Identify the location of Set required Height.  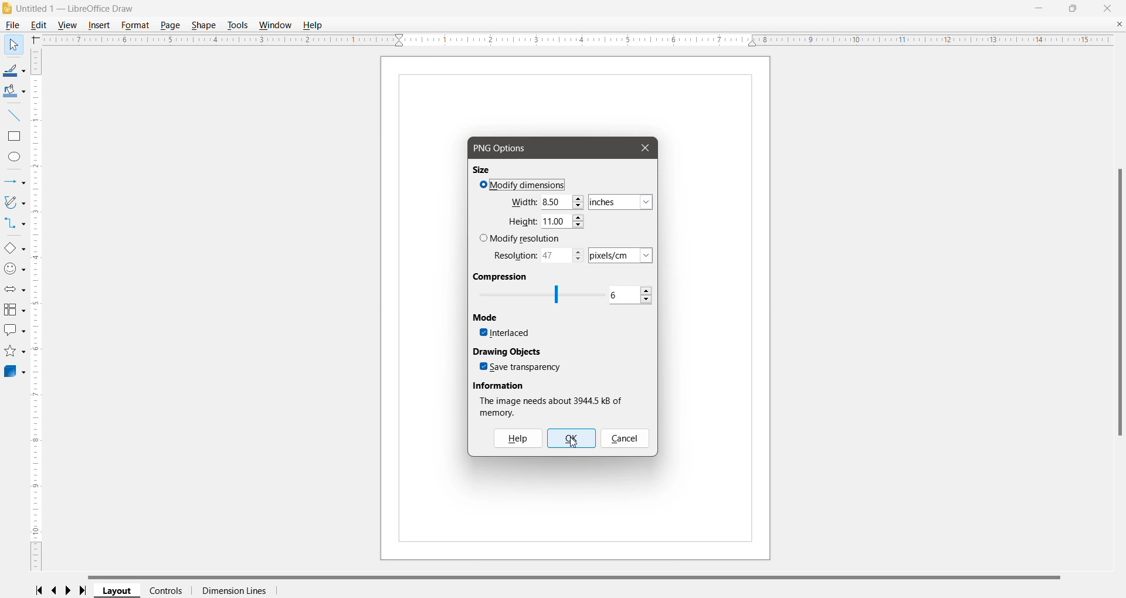
(546, 221).